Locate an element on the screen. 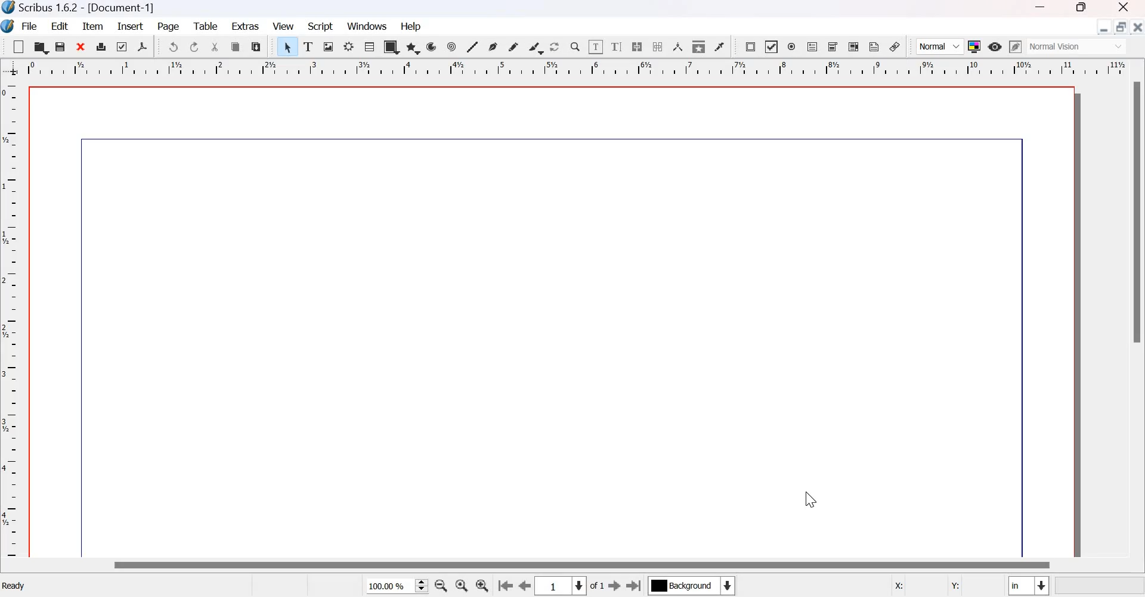  calligraphic line is located at coordinates (536, 47).